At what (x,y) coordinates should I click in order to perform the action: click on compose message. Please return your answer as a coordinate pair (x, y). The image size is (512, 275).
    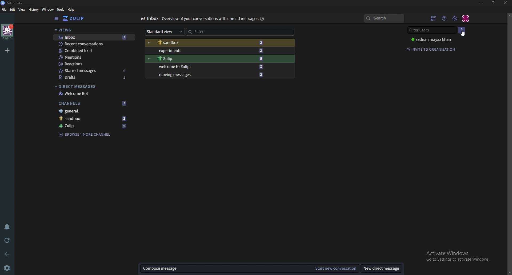
    Looking at the image, I should click on (225, 269).